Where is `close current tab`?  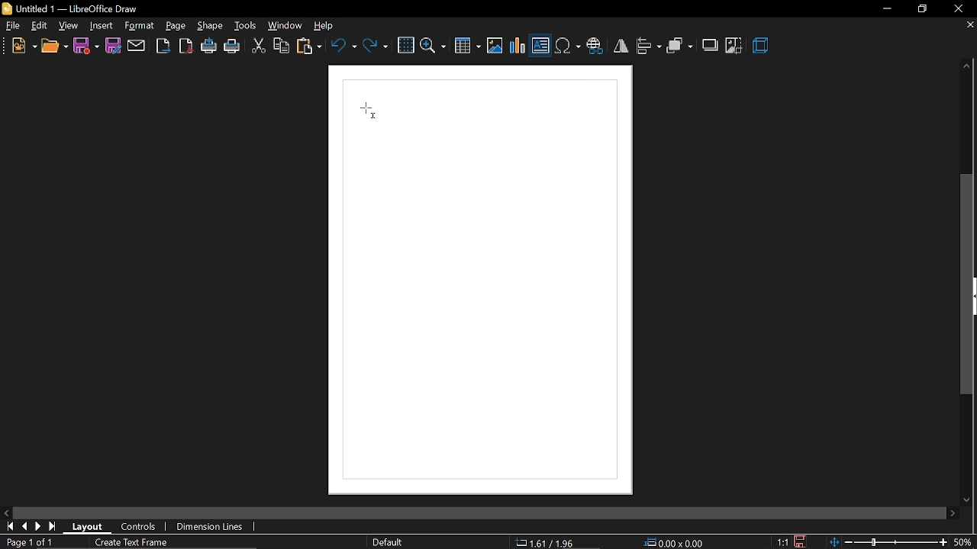 close current tab is located at coordinates (966, 25).